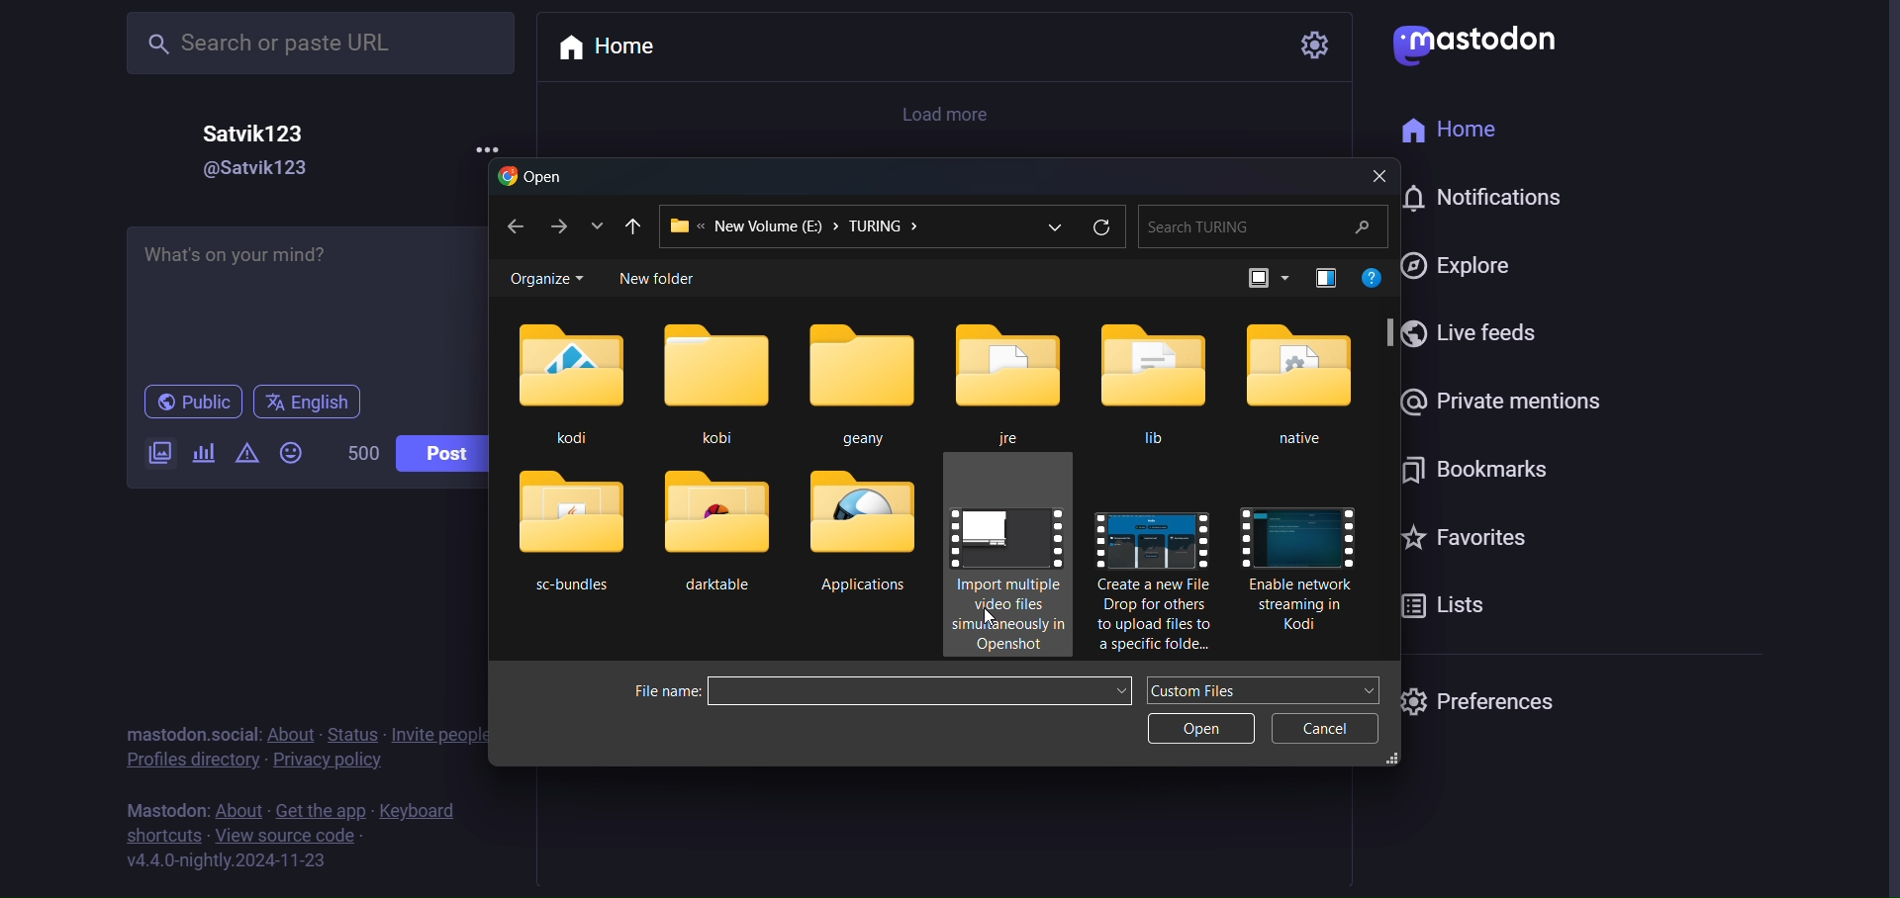 This screenshot has height=898, width=1900. What do you see at coordinates (1151, 578) in the screenshot?
I see `Create a new File
Drop for others
to upload files to
a specific folde...` at bounding box center [1151, 578].